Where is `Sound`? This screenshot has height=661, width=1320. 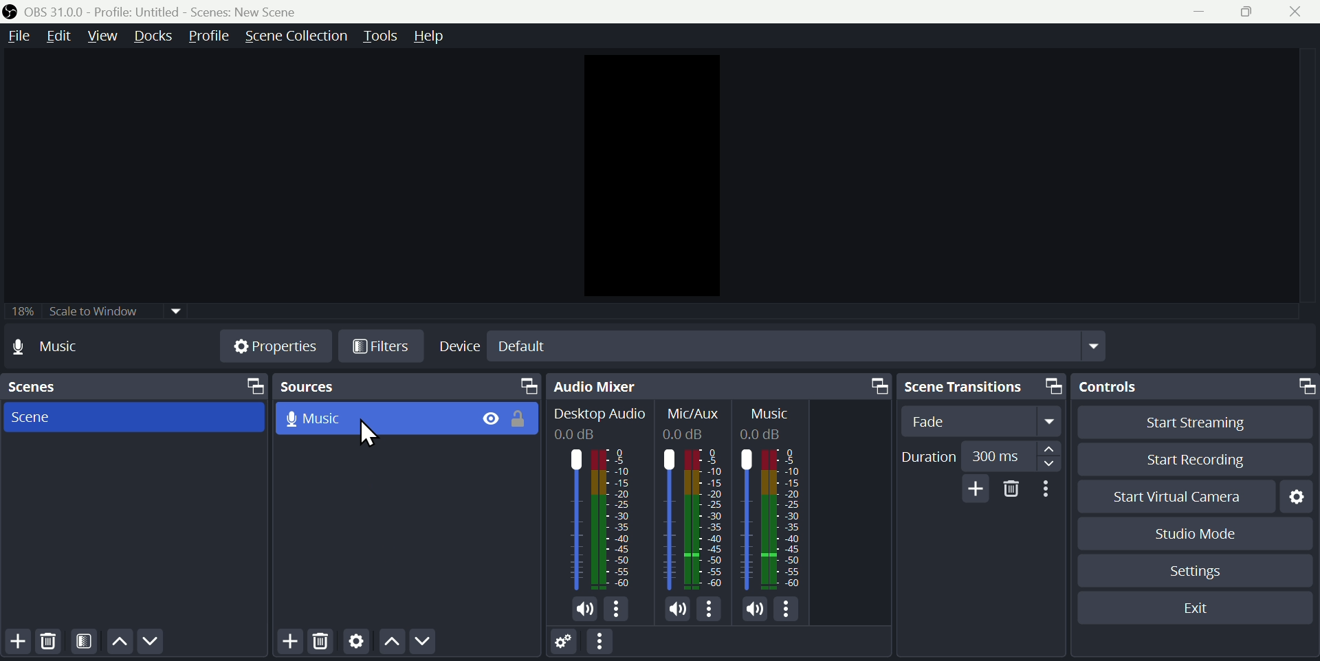 Sound is located at coordinates (755, 608).